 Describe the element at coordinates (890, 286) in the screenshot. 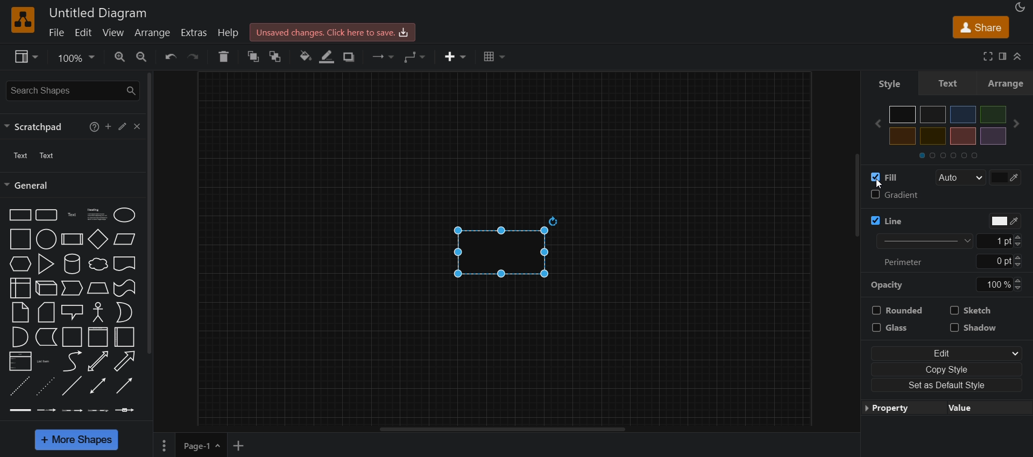

I see `opacity` at that location.